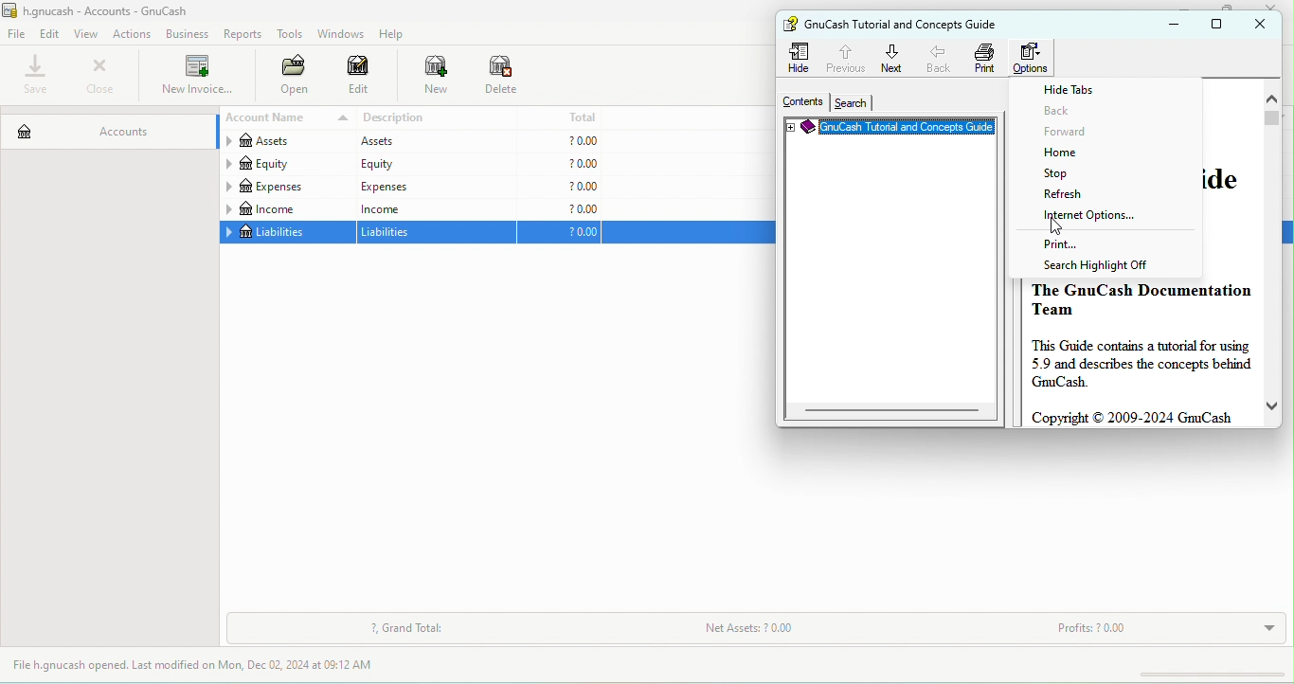 The height and width of the screenshot is (684, 1294). What do you see at coordinates (135, 34) in the screenshot?
I see `actions` at bounding box center [135, 34].